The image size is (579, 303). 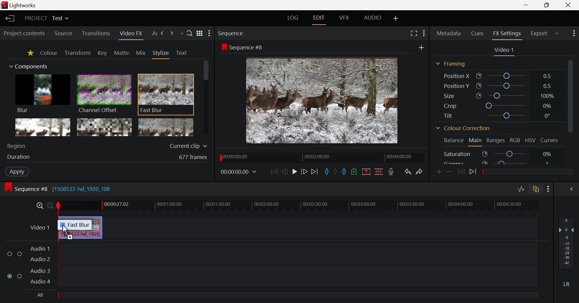 I want to click on Timeline Zoom Out, so click(x=49, y=205).